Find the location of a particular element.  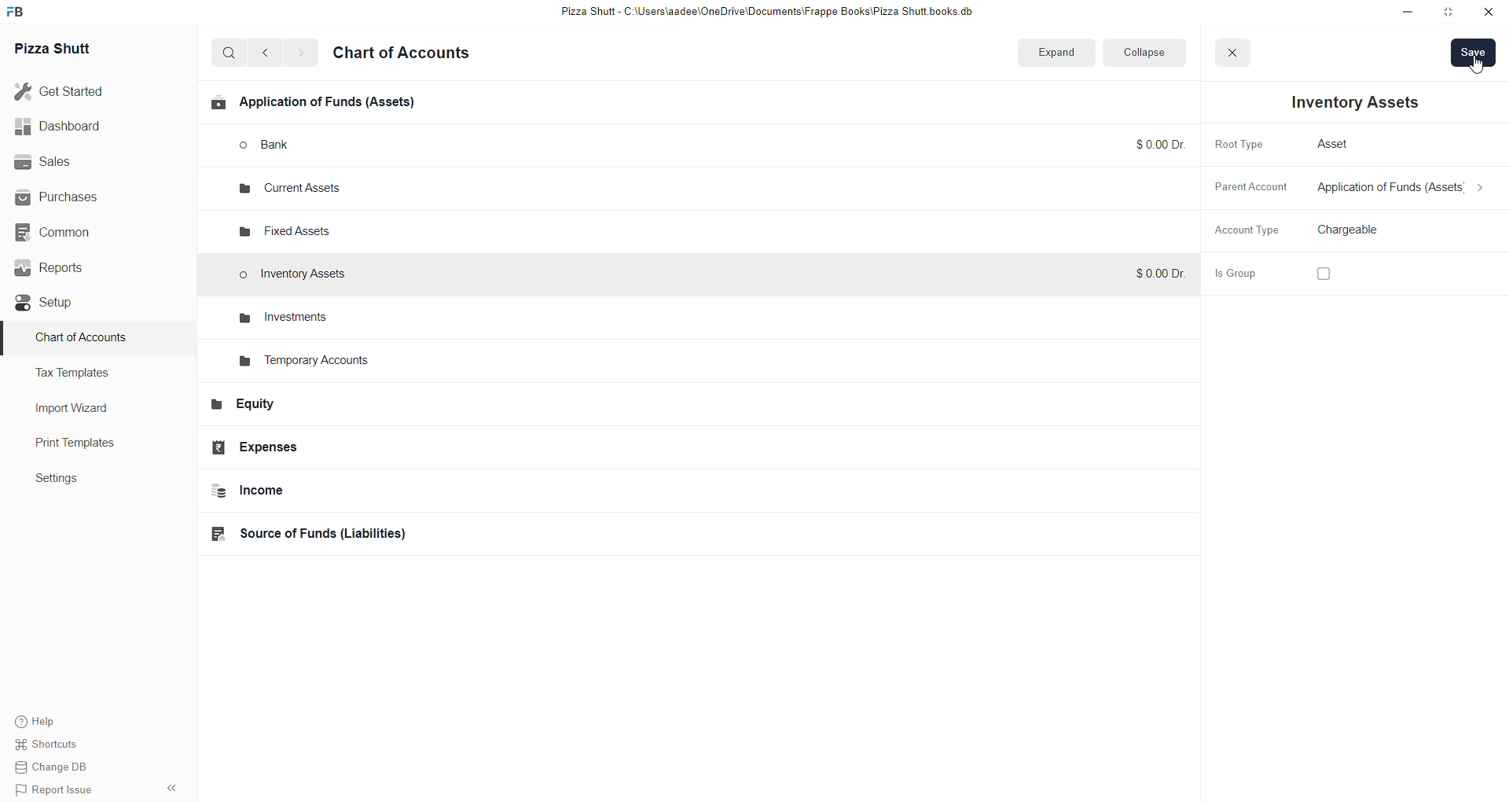

minimize  is located at coordinates (1399, 13).